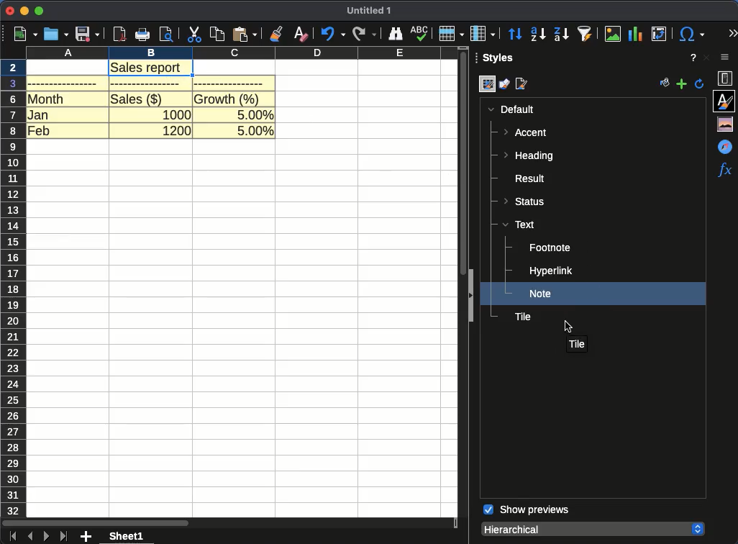 This screenshot has height=544, width=738. Describe the element at coordinates (65, 536) in the screenshot. I see `last sheet` at that location.